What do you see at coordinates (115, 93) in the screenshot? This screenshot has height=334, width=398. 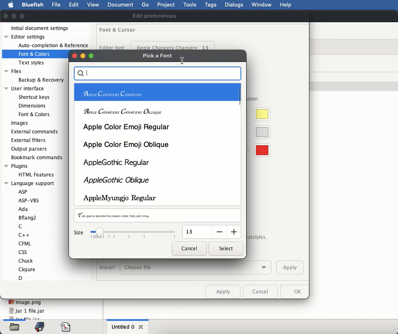 I see `apple` at bounding box center [115, 93].